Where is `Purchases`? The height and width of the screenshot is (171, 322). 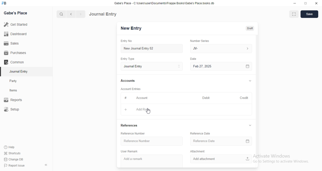 Purchases is located at coordinates (14, 52).